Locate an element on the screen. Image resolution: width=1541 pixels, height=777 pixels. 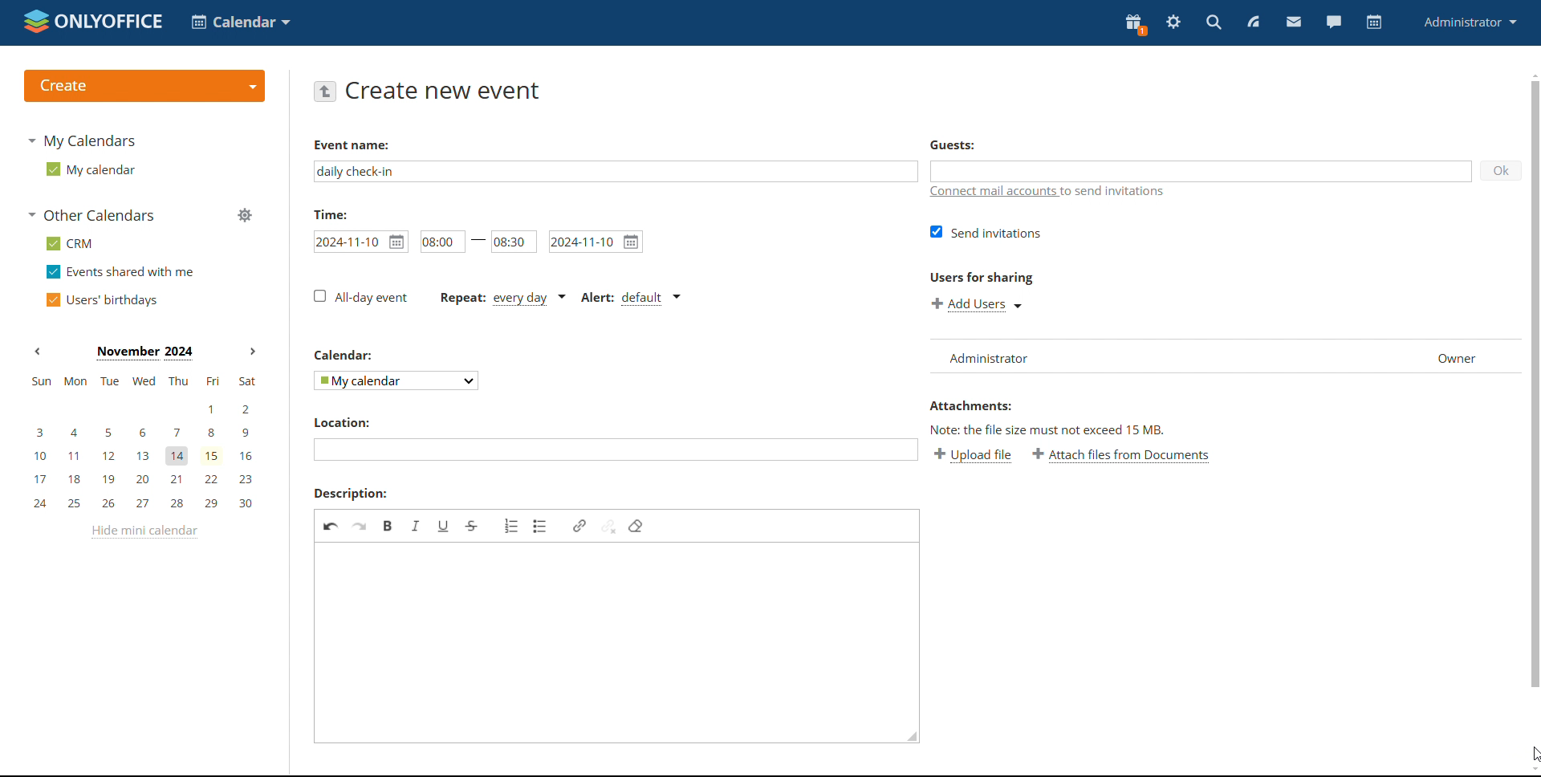
other calendars is located at coordinates (90, 217).